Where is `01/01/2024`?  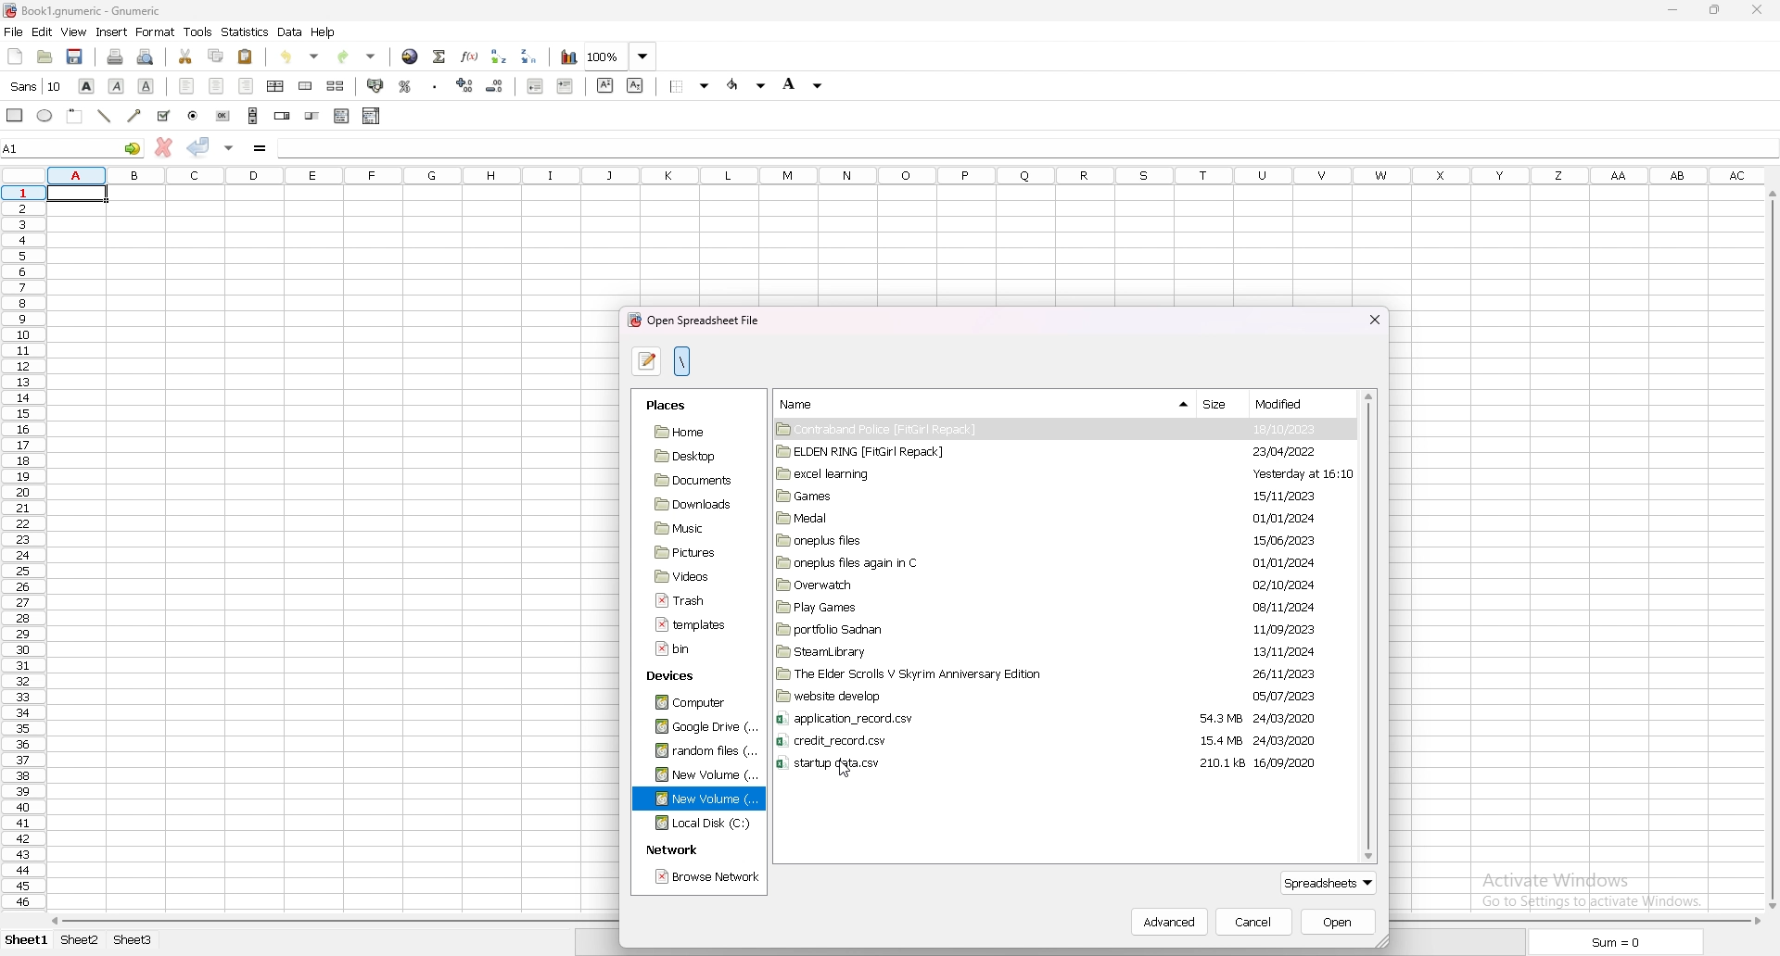 01/01/2024 is located at coordinates (1273, 561).